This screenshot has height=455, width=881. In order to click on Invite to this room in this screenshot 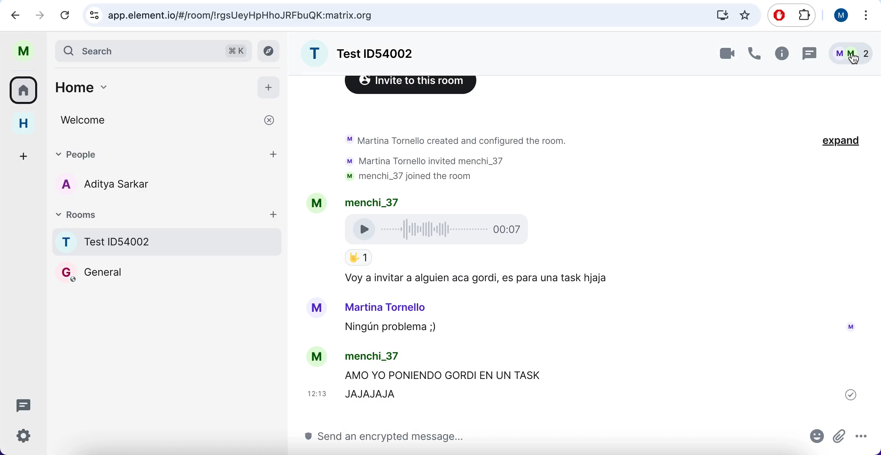, I will do `click(412, 86)`.